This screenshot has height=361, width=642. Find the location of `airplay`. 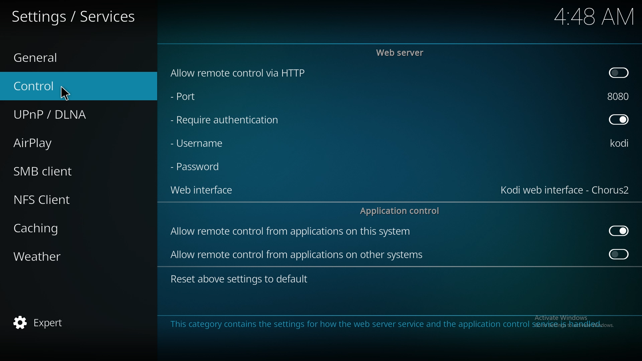

airplay is located at coordinates (50, 144).